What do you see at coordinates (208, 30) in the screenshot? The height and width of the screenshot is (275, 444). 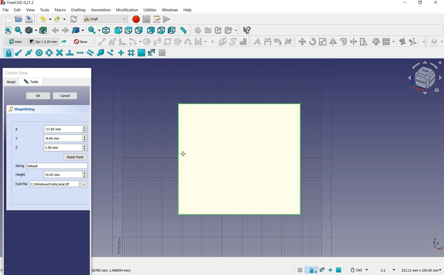 I see `create group` at bounding box center [208, 30].